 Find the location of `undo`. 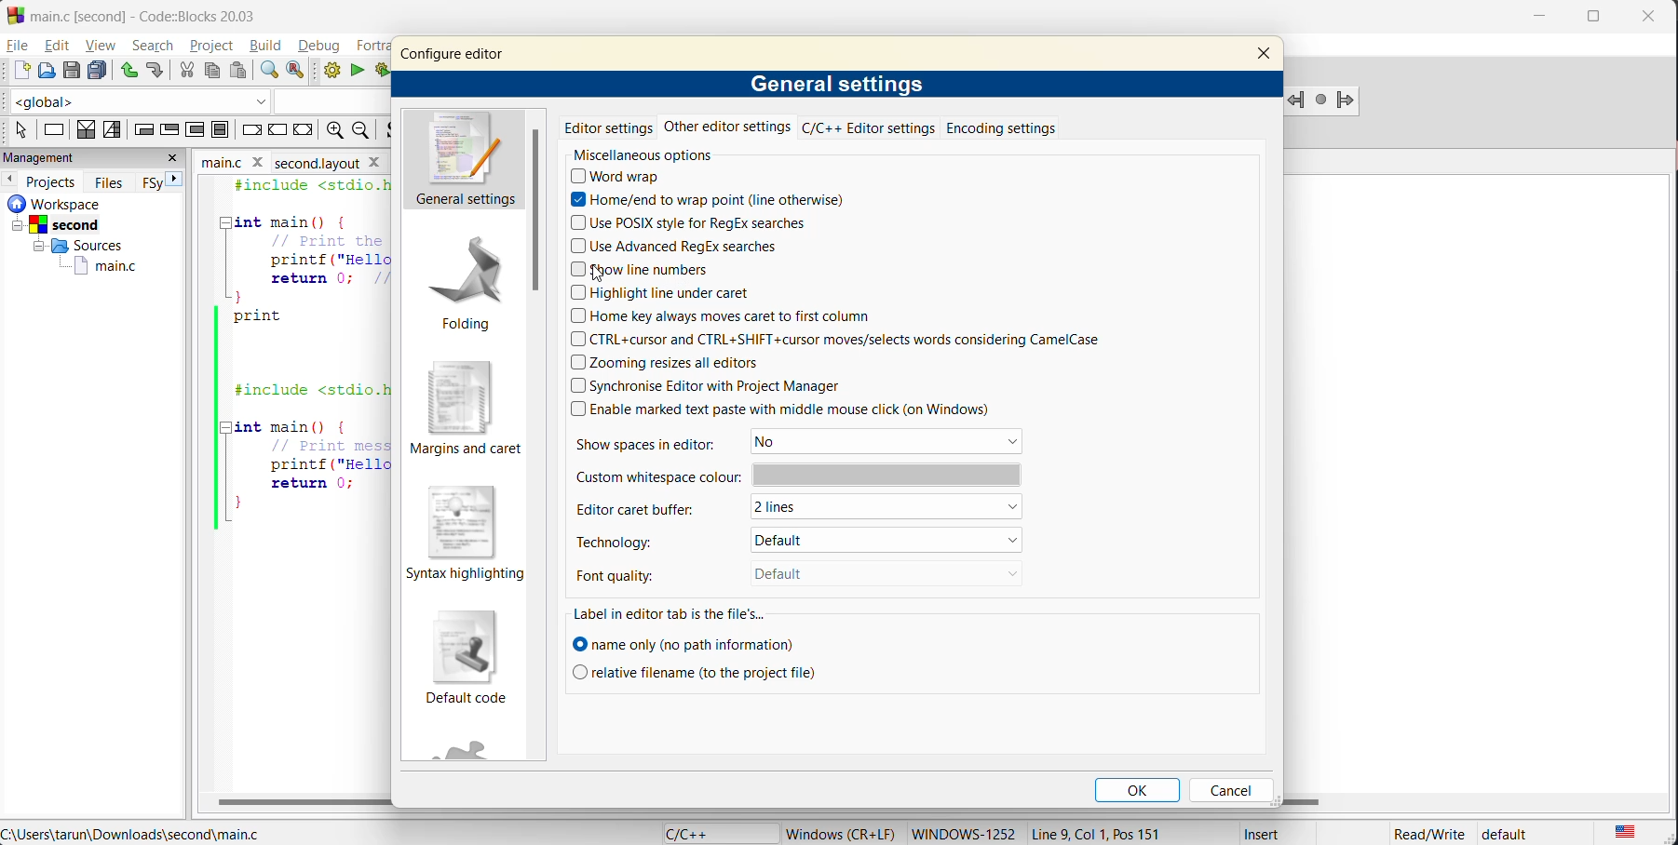

undo is located at coordinates (126, 69).